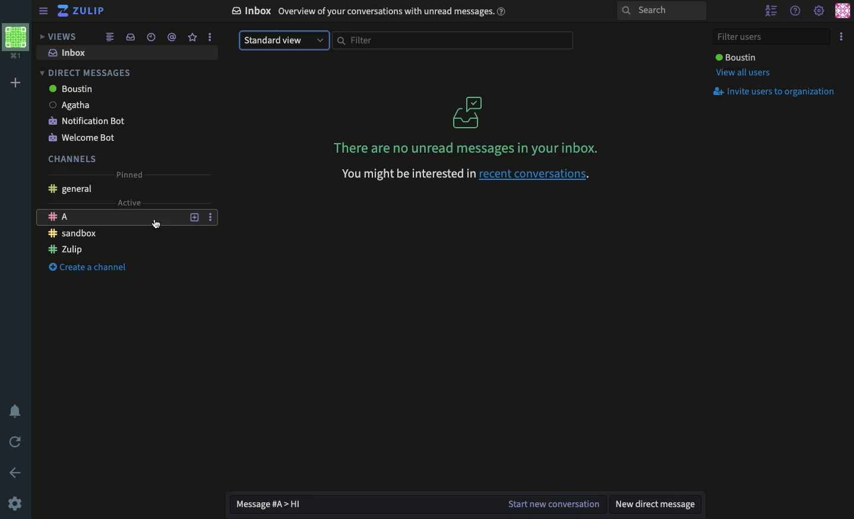  I want to click on Zulip, so click(83, 12).